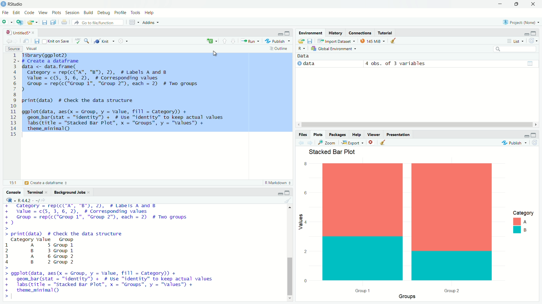 Image resolution: width=542 pixels, height=304 pixels. Describe the element at coordinates (299, 142) in the screenshot. I see `Go back to the previous source location (Ctrl + F9)` at that location.